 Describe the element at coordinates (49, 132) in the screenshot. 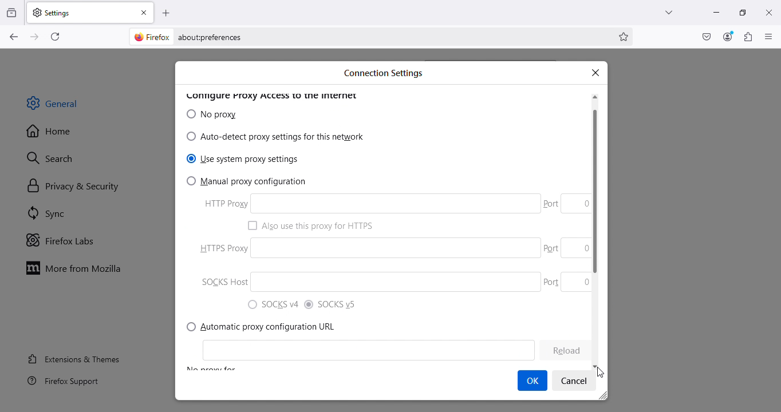

I see `Home` at that location.